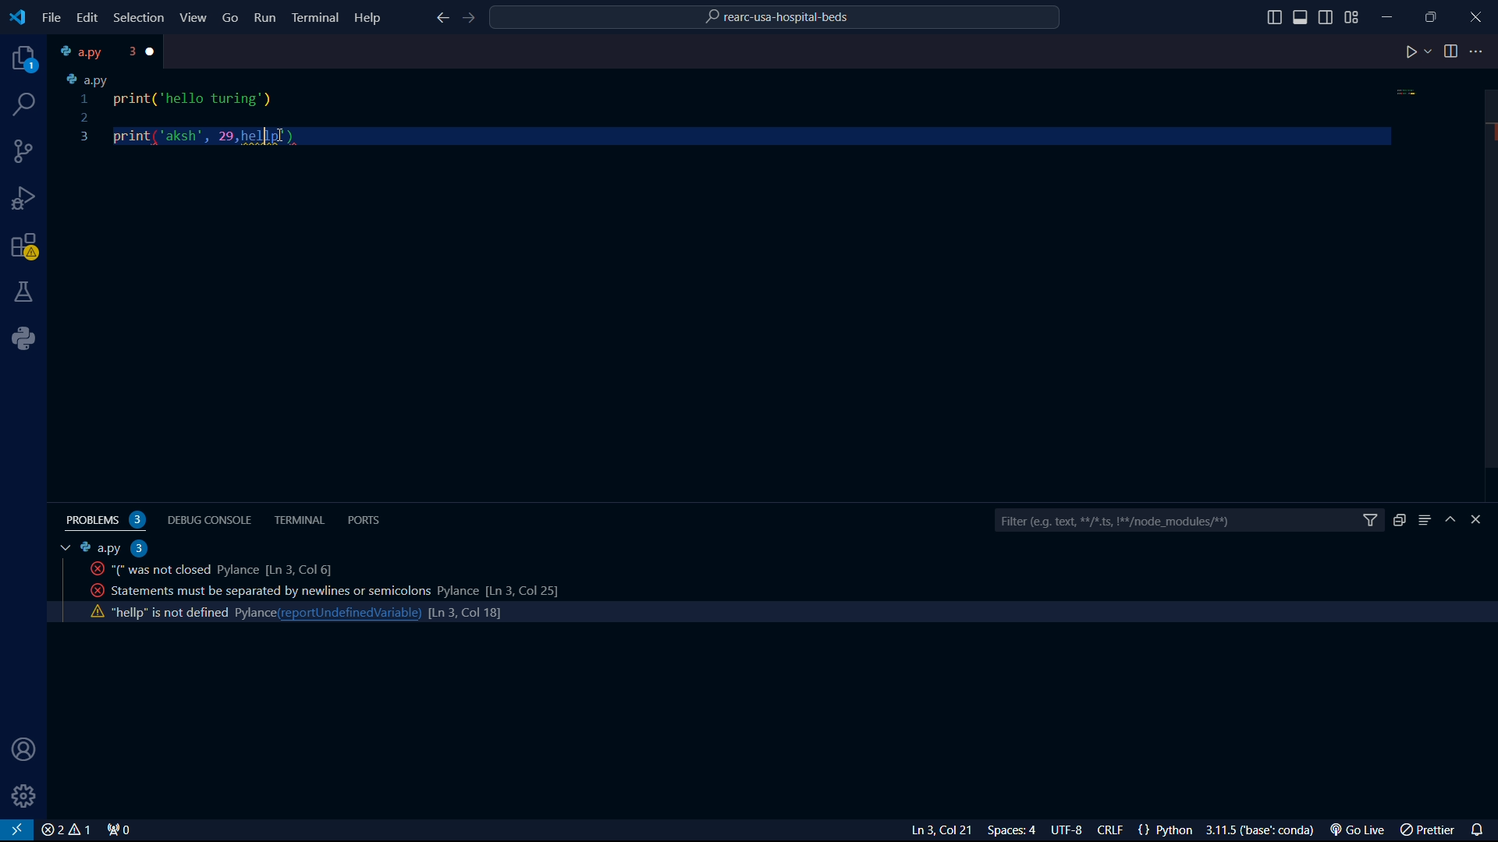 This screenshot has width=1498, height=842. Describe the element at coordinates (441, 19) in the screenshot. I see `back` at that location.